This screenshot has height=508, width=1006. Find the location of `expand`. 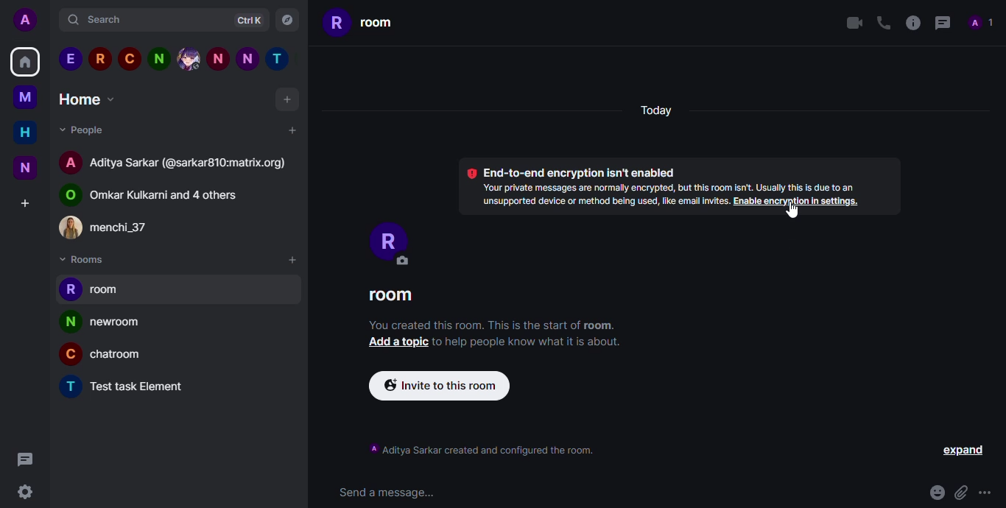

expand is located at coordinates (960, 450).